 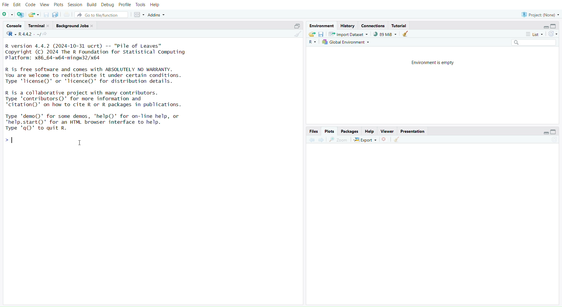 I want to click on Minimize, so click(x=547, y=27).